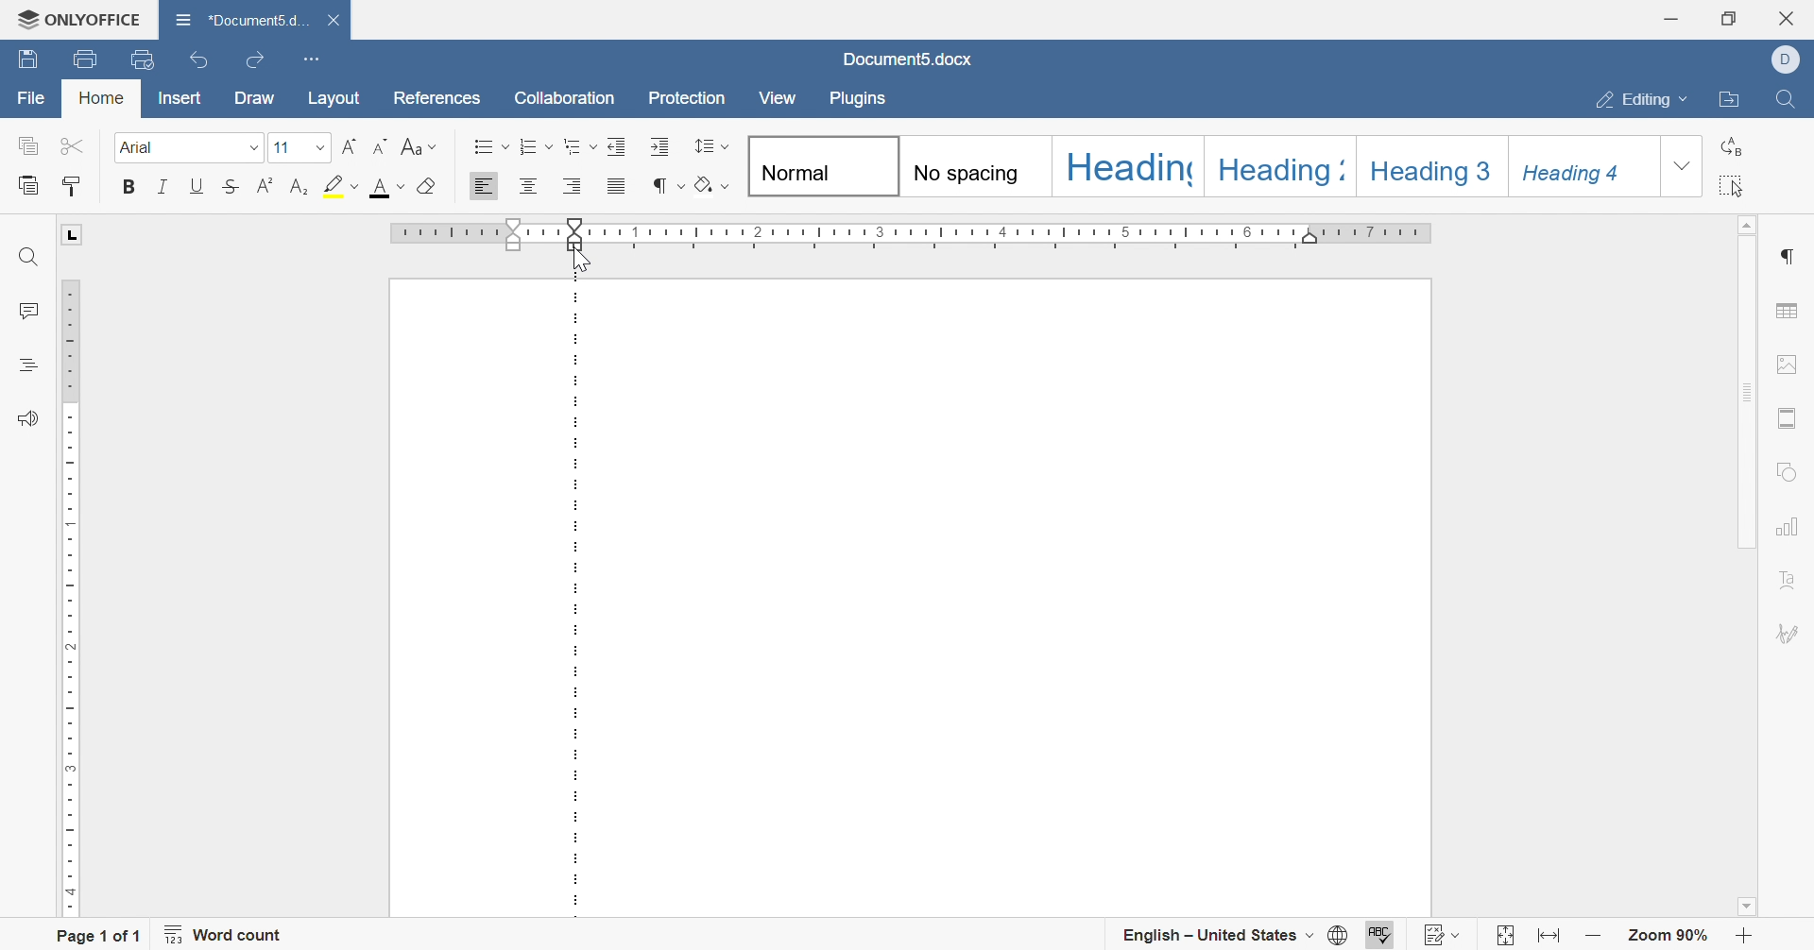 The image size is (1814, 950). Describe the element at coordinates (281, 147) in the screenshot. I see `font size` at that location.